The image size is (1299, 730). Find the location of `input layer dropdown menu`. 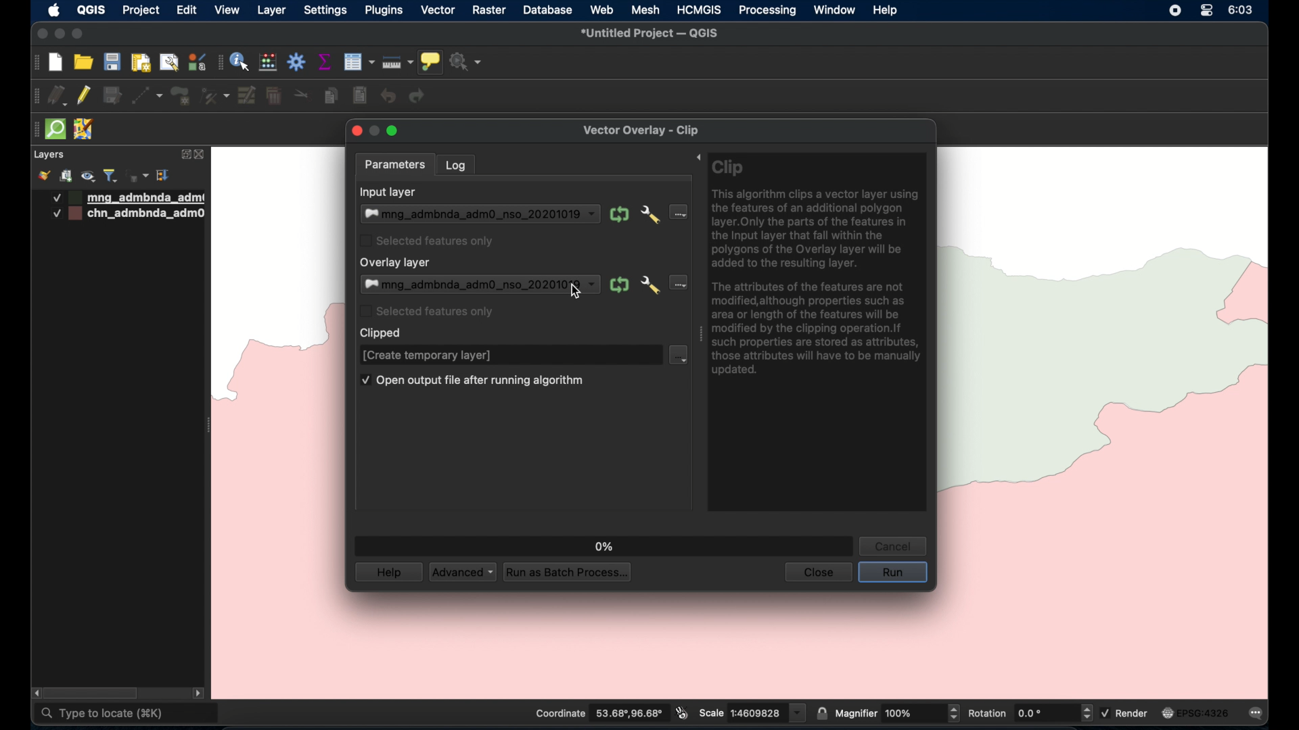

input layer dropdown menu is located at coordinates (679, 212).